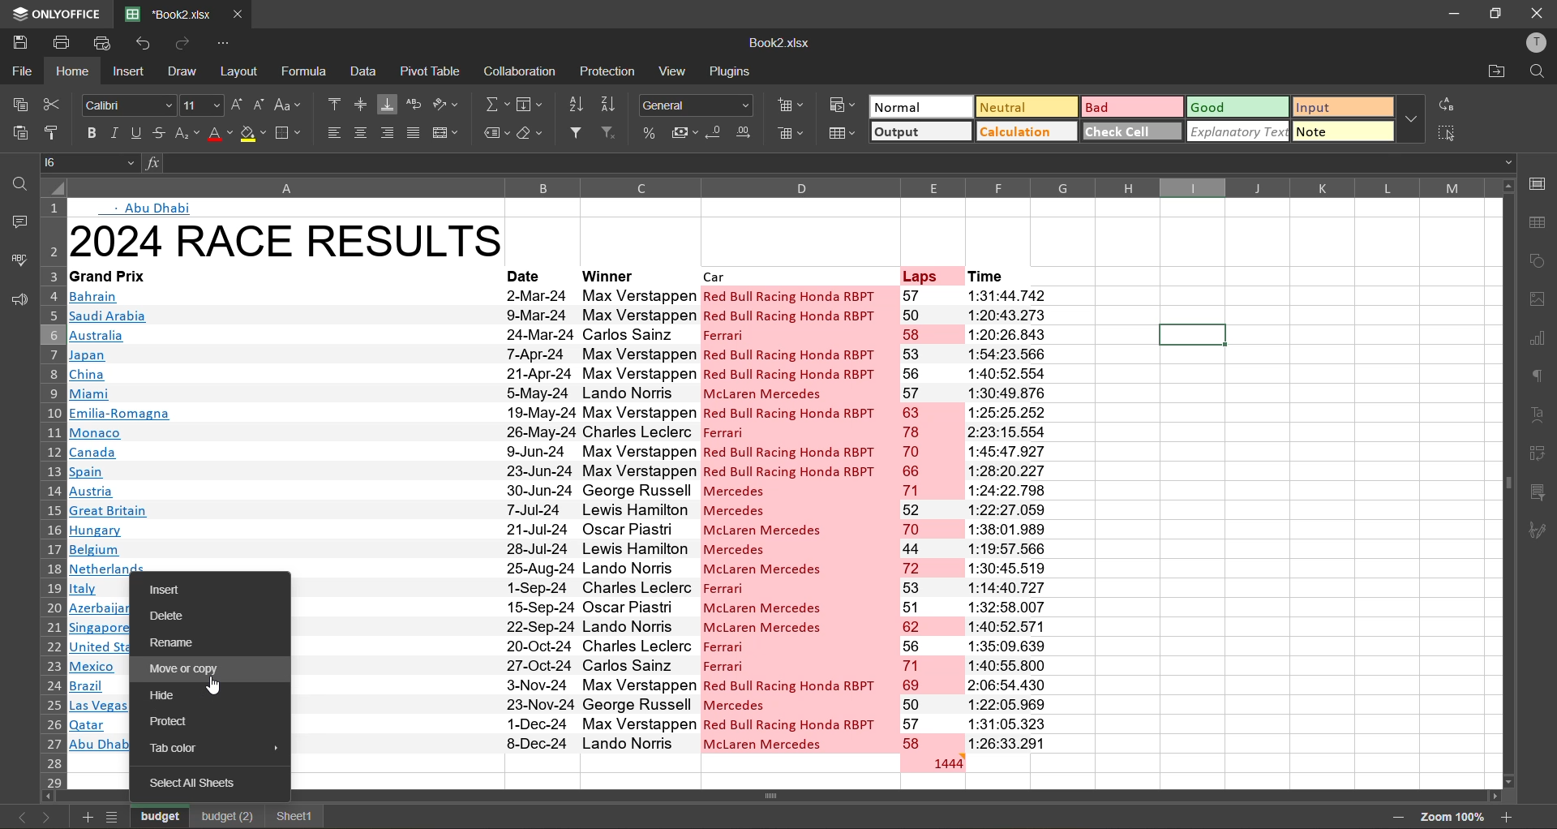 This screenshot has height=829, width=1557. What do you see at coordinates (932, 762) in the screenshot?
I see `total` at bounding box center [932, 762].